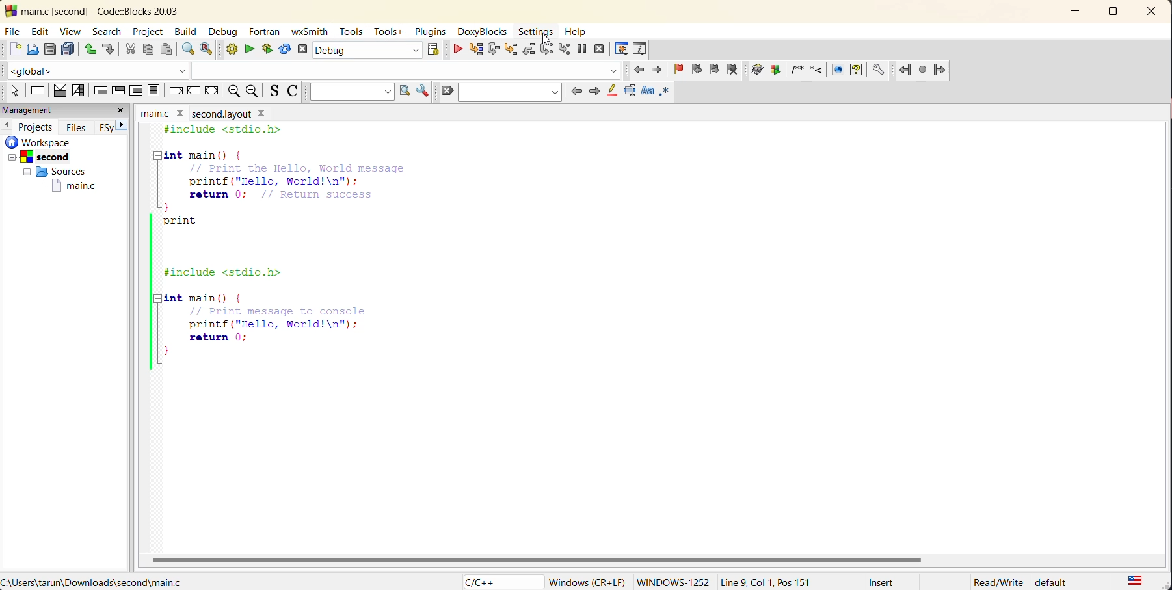  I want to click on various info, so click(640, 47).